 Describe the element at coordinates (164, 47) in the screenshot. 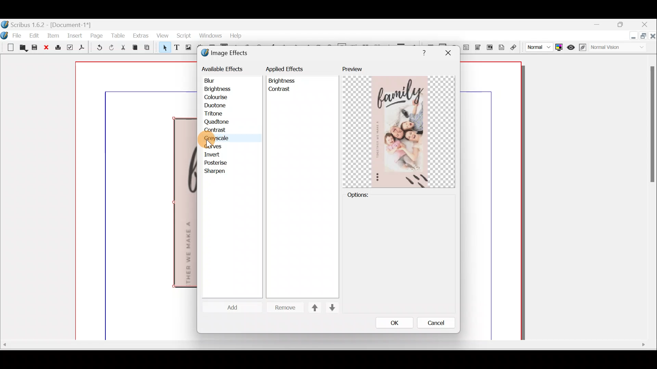

I see `Select item` at that location.